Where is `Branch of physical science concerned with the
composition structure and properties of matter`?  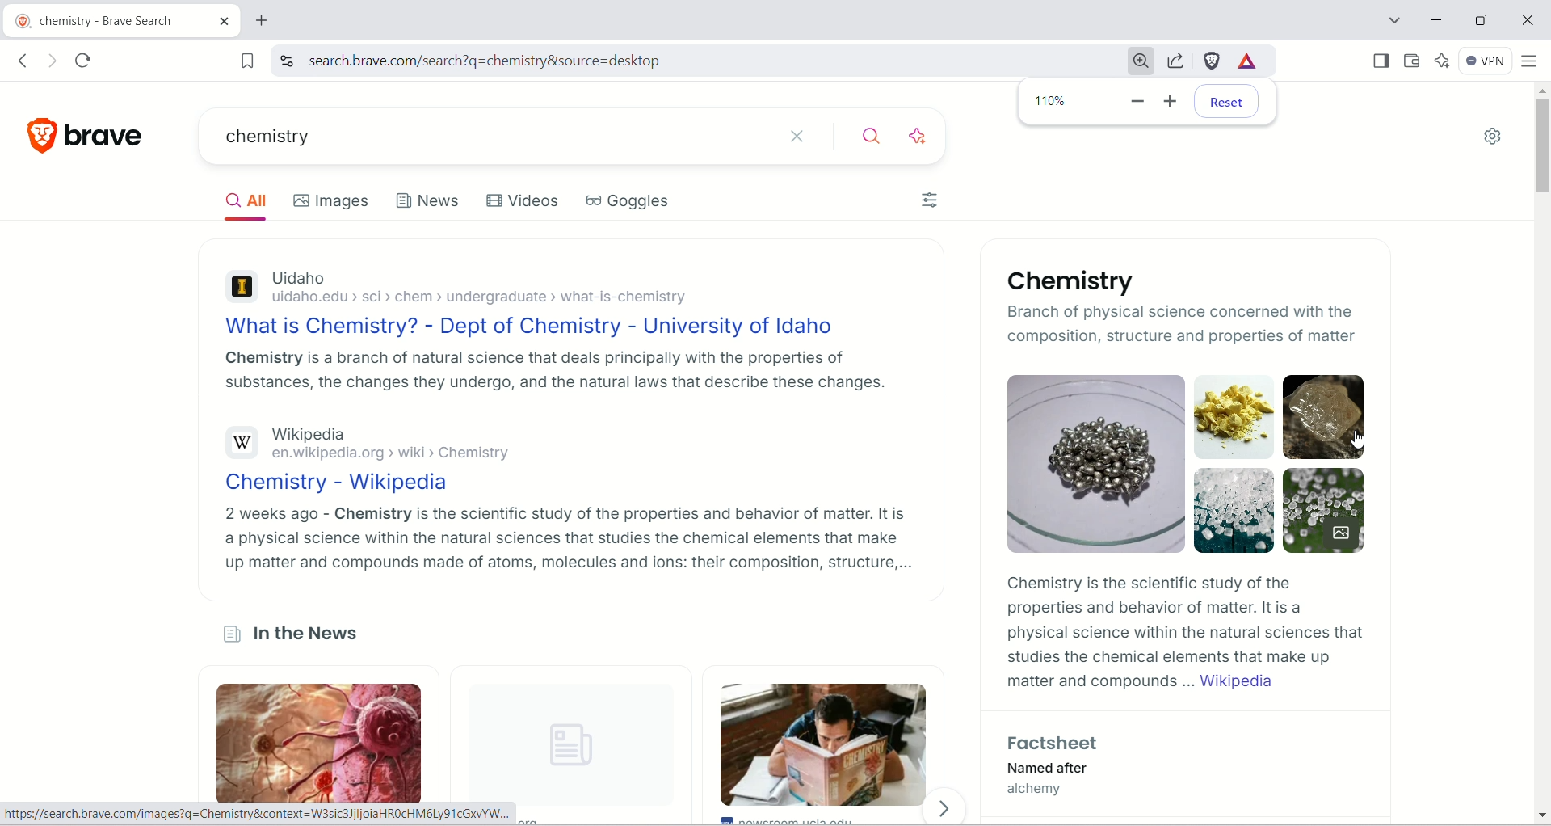 Branch of physical science concerned with the
composition structure and properties of matter is located at coordinates (1183, 325).